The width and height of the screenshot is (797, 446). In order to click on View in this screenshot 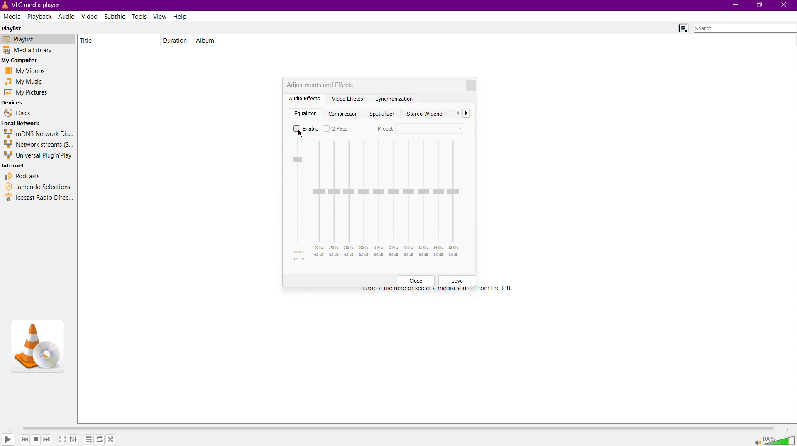, I will do `click(161, 16)`.